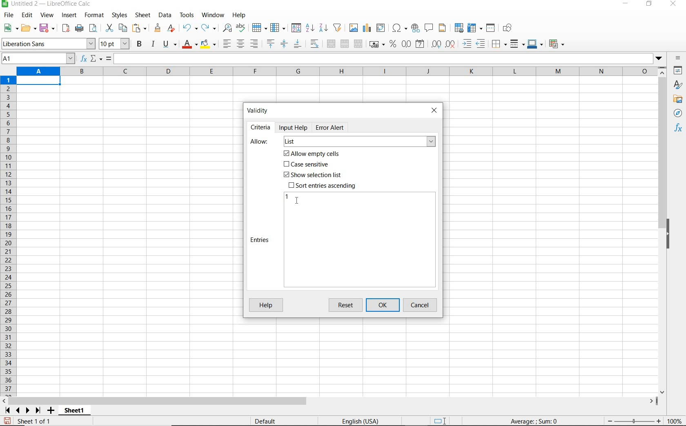  Describe the element at coordinates (226, 44) in the screenshot. I see `align left` at that location.